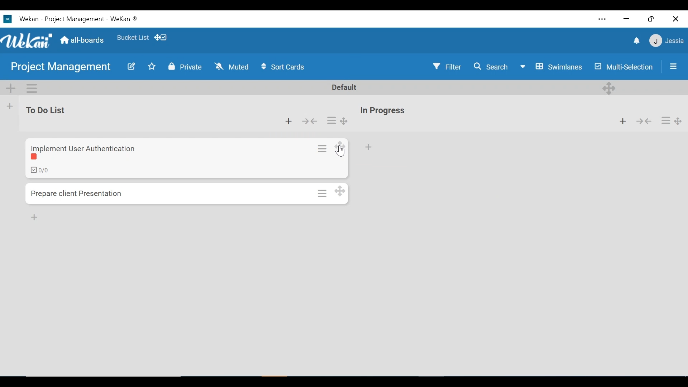 The height and width of the screenshot is (387, 688). I want to click on Home (all boards), so click(82, 40).